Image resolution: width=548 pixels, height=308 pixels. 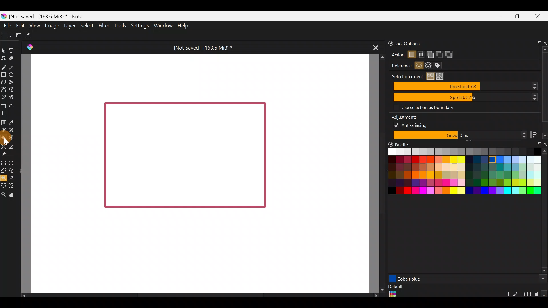 I want to click on Close docker, so click(x=544, y=145).